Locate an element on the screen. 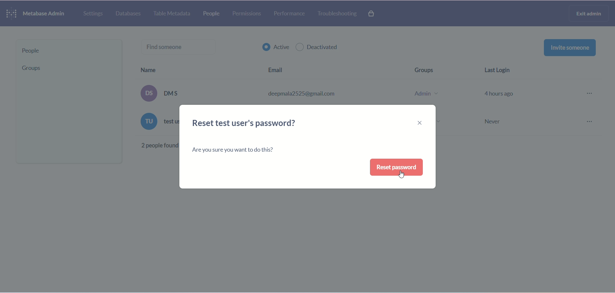 The image size is (615, 293). logo is located at coordinates (11, 13).